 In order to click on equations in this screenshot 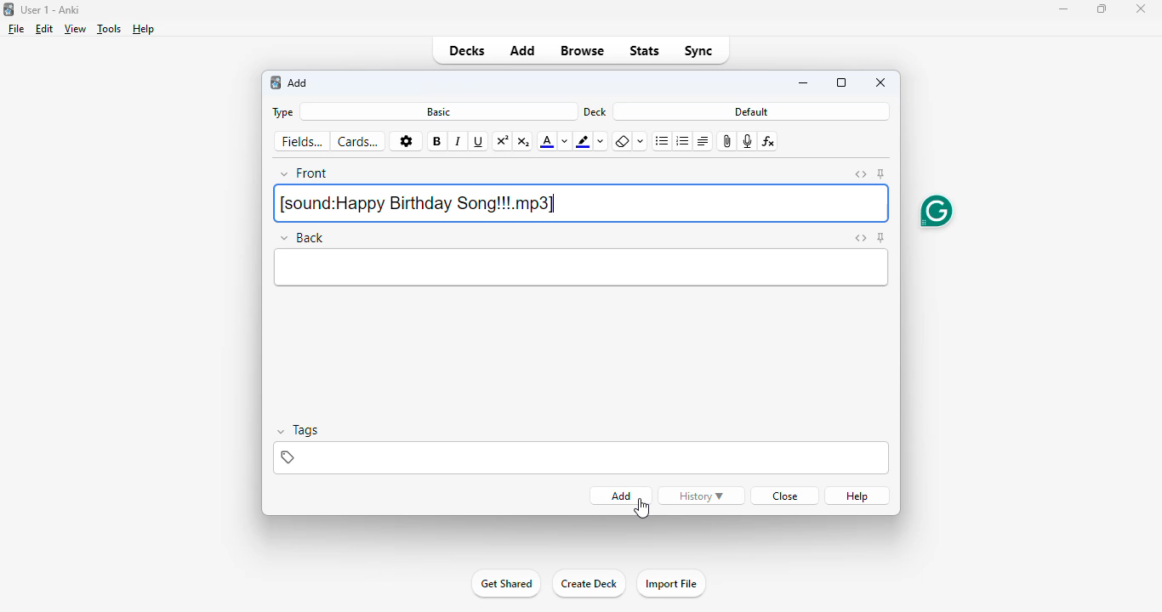, I will do `click(768, 142)`.